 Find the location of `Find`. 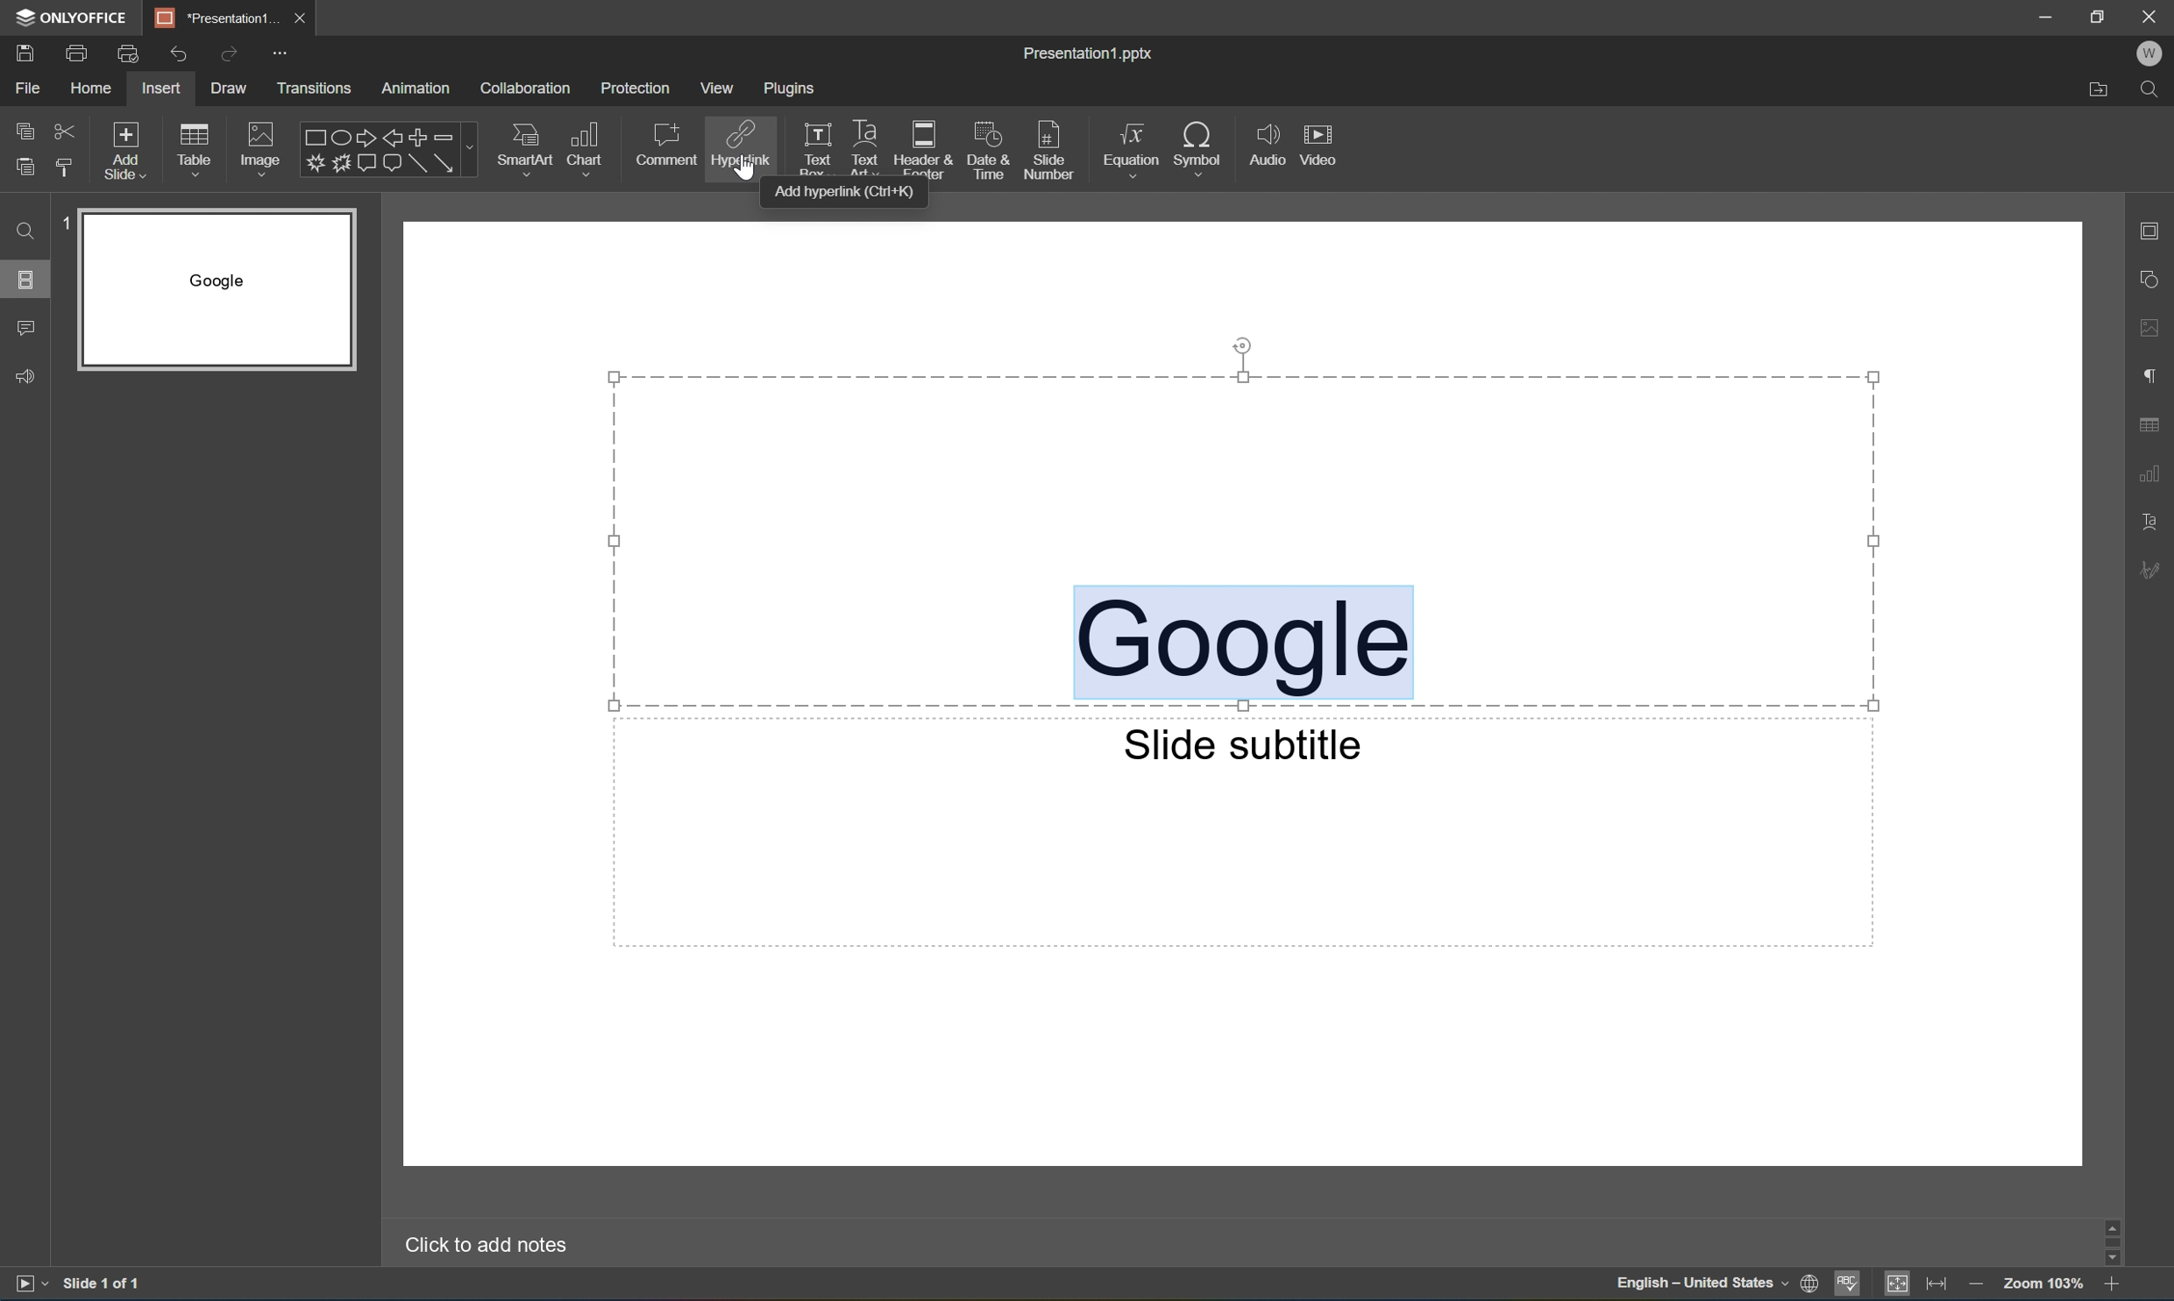

Find is located at coordinates (23, 231).